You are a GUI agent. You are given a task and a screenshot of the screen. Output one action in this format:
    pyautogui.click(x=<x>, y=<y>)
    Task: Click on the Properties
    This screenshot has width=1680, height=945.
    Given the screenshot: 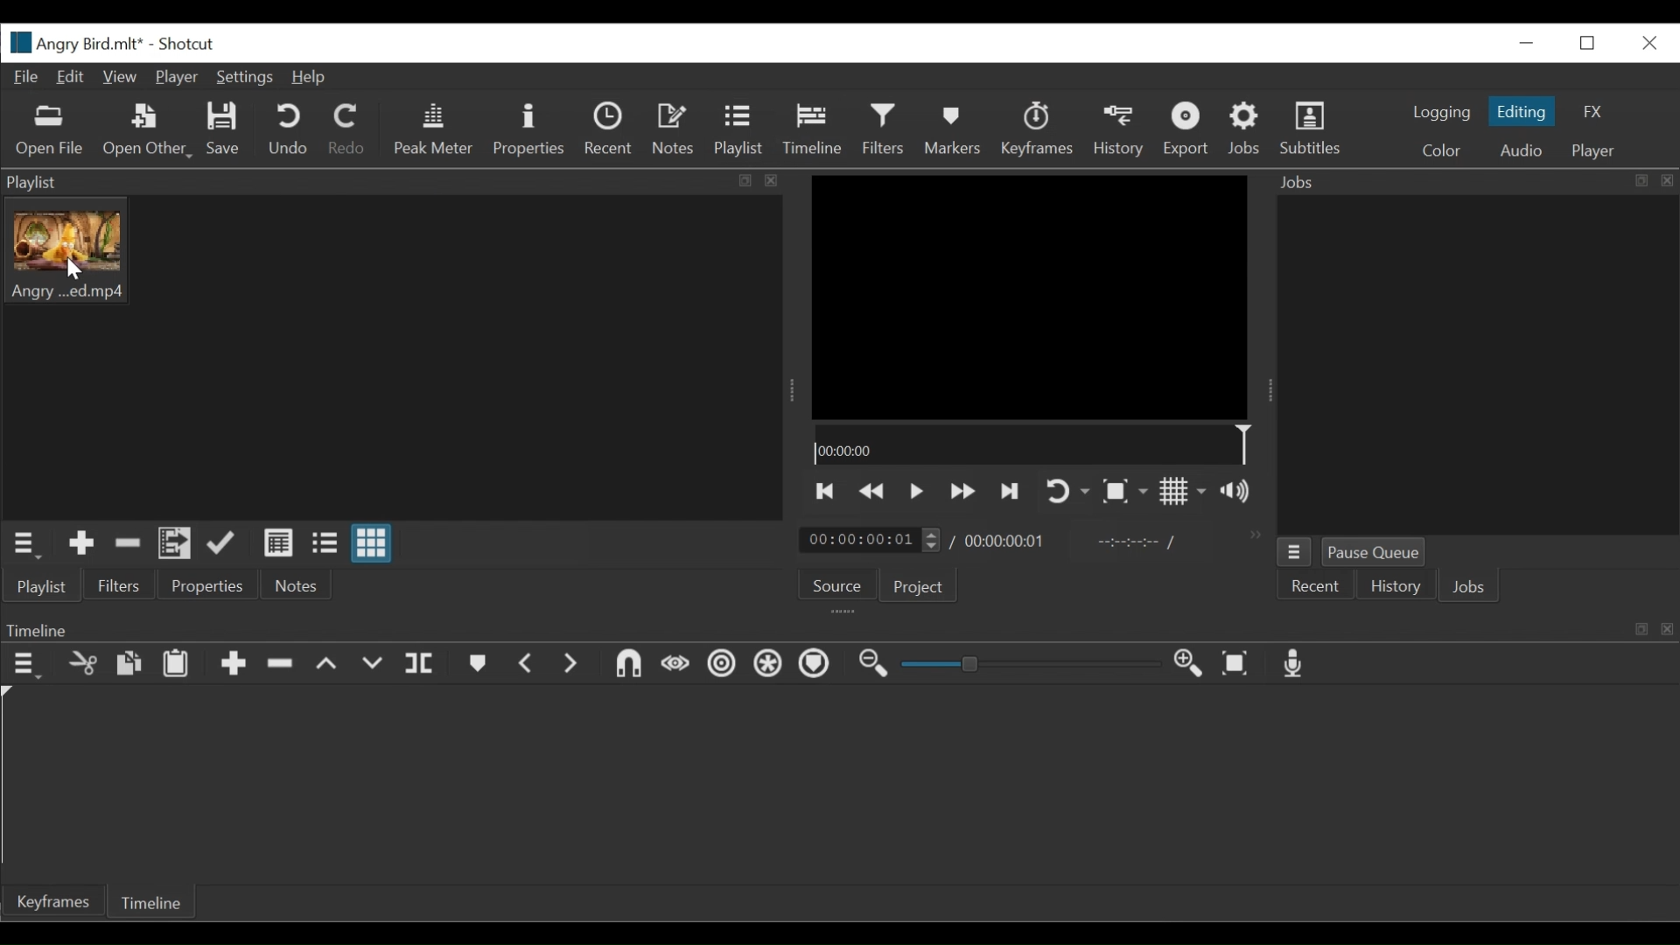 What is the action you would take?
    pyautogui.click(x=207, y=587)
    